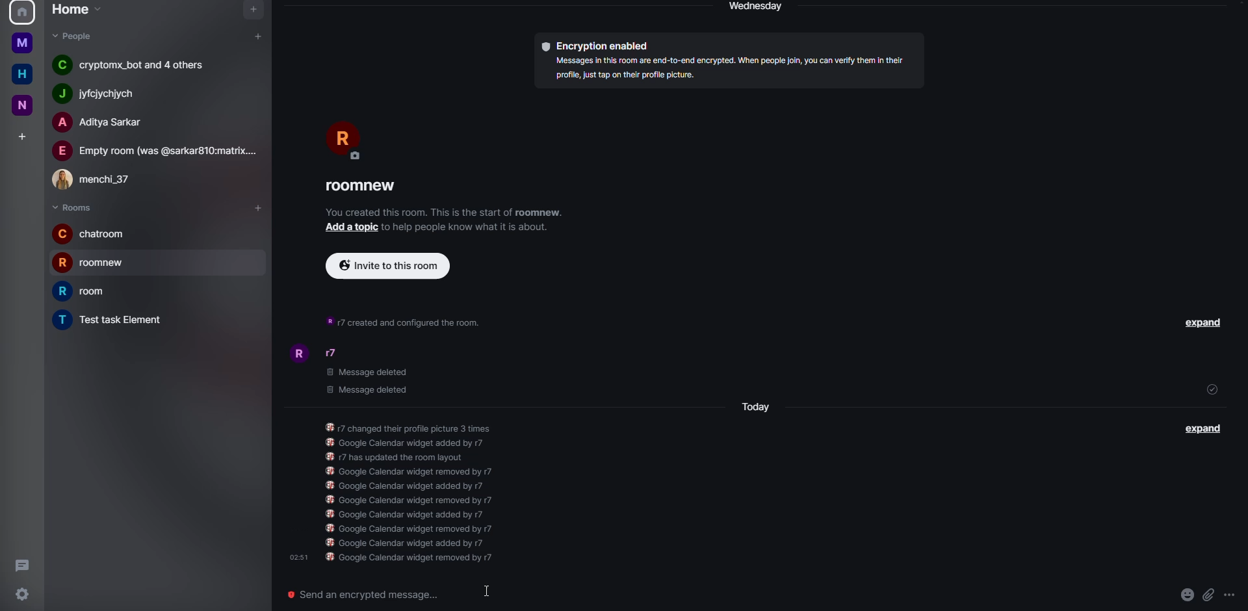 The image size is (1248, 611). What do you see at coordinates (255, 207) in the screenshot?
I see `add` at bounding box center [255, 207].